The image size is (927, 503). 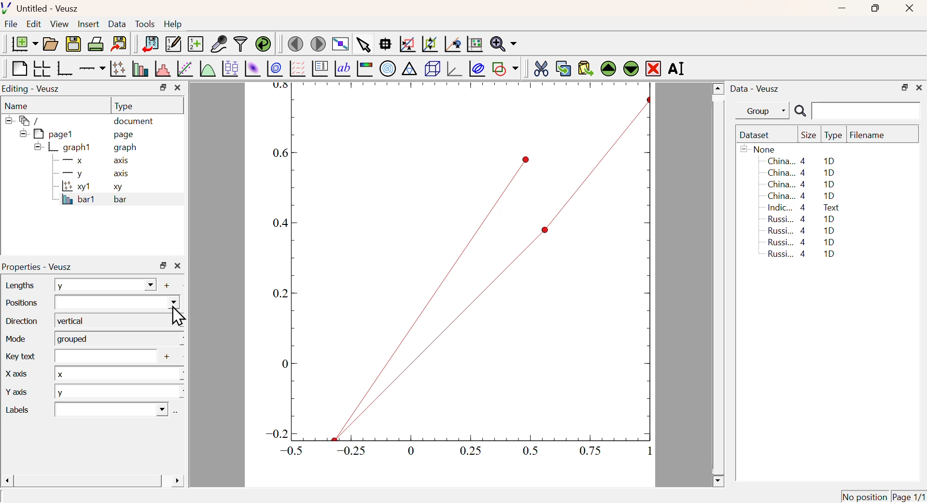 What do you see at coordinates (17, 106) in the screenshot?
I see `Name` at bounding box center [17, 106].